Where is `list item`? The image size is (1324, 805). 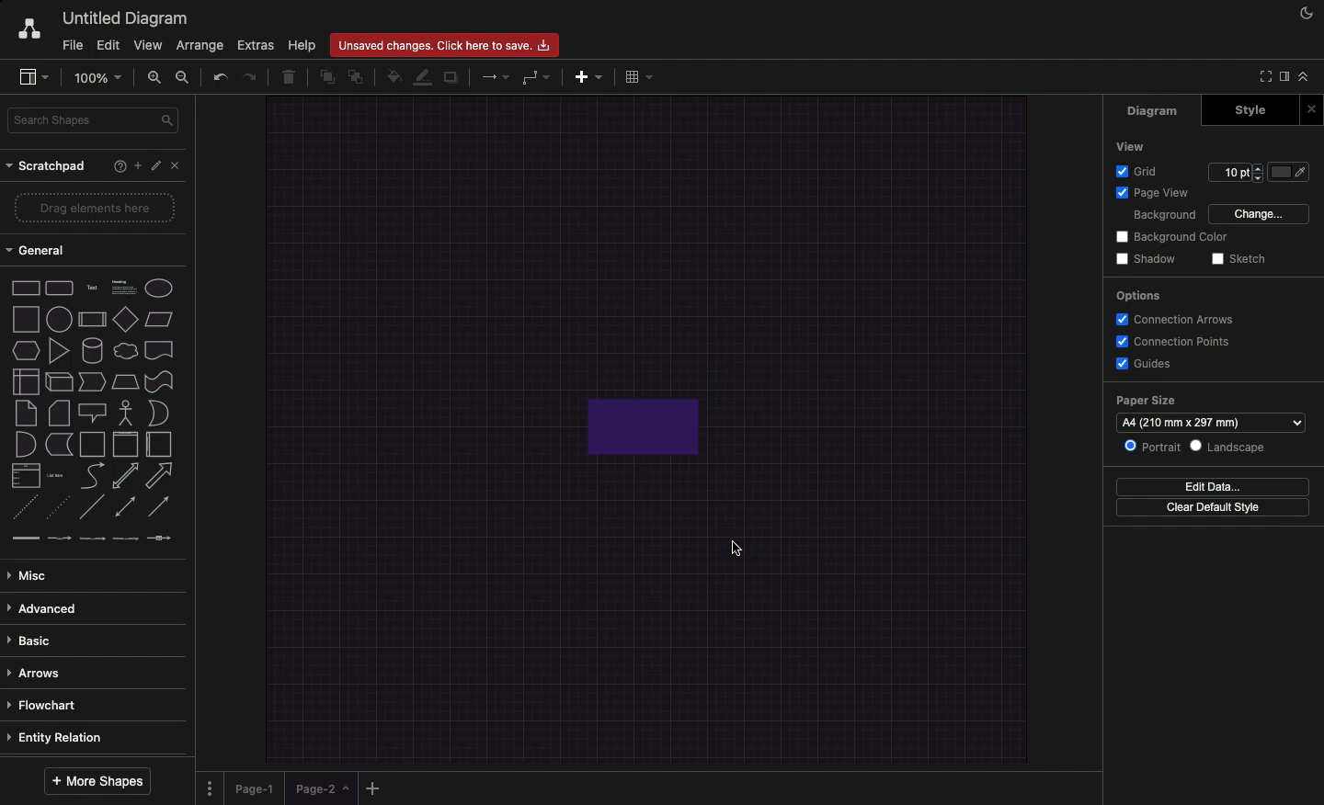
list item is located at coordinates (57, 474).